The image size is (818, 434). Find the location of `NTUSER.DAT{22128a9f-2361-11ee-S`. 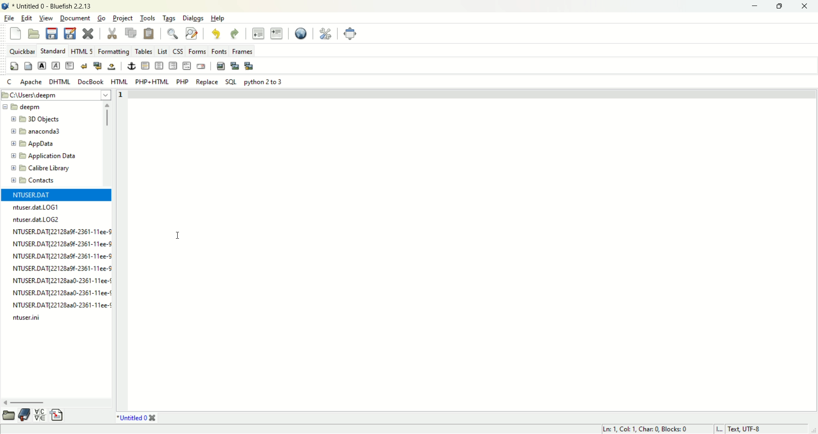

NTUSER.DAT{22128a9f-2361-11ee-S is located at coordinates (61, 268).